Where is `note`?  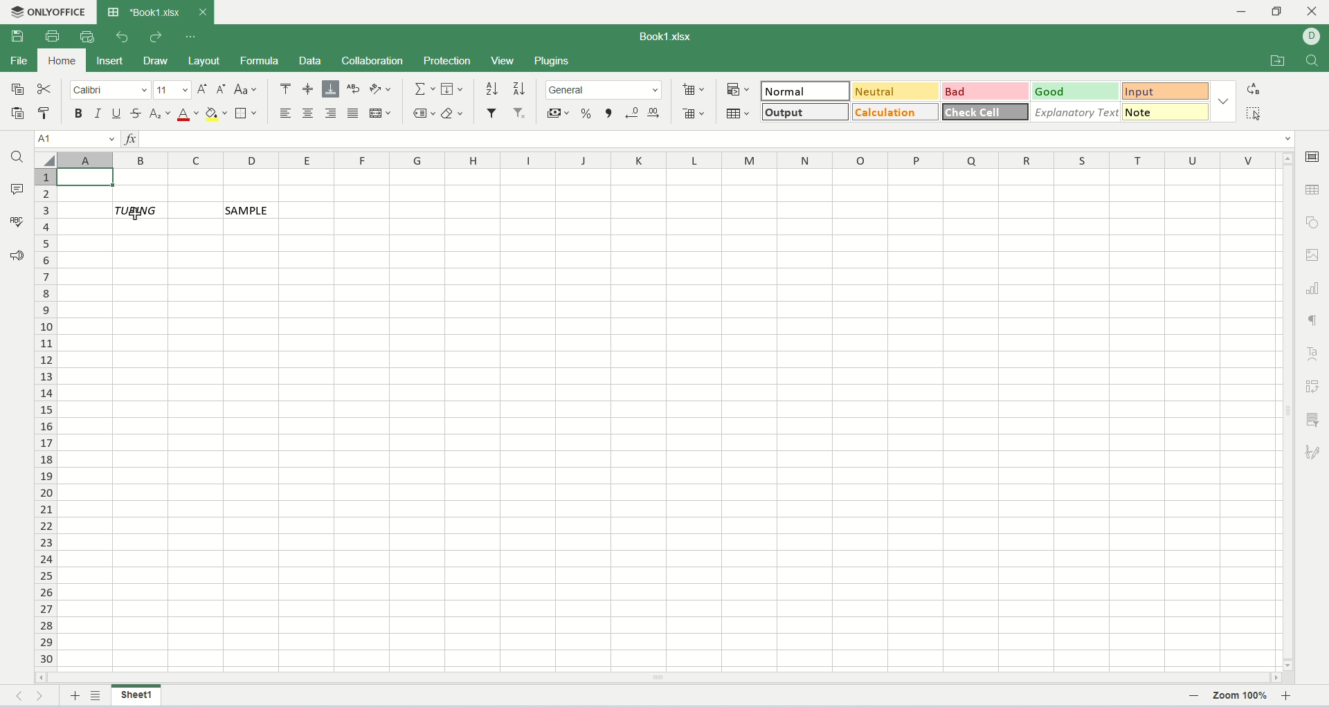 note is located at coordinates (1167, 111).